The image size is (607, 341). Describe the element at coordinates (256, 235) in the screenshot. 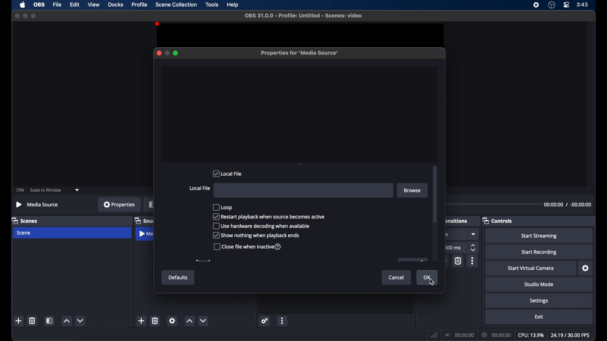

I see `show nothing when playback ends` at that location.